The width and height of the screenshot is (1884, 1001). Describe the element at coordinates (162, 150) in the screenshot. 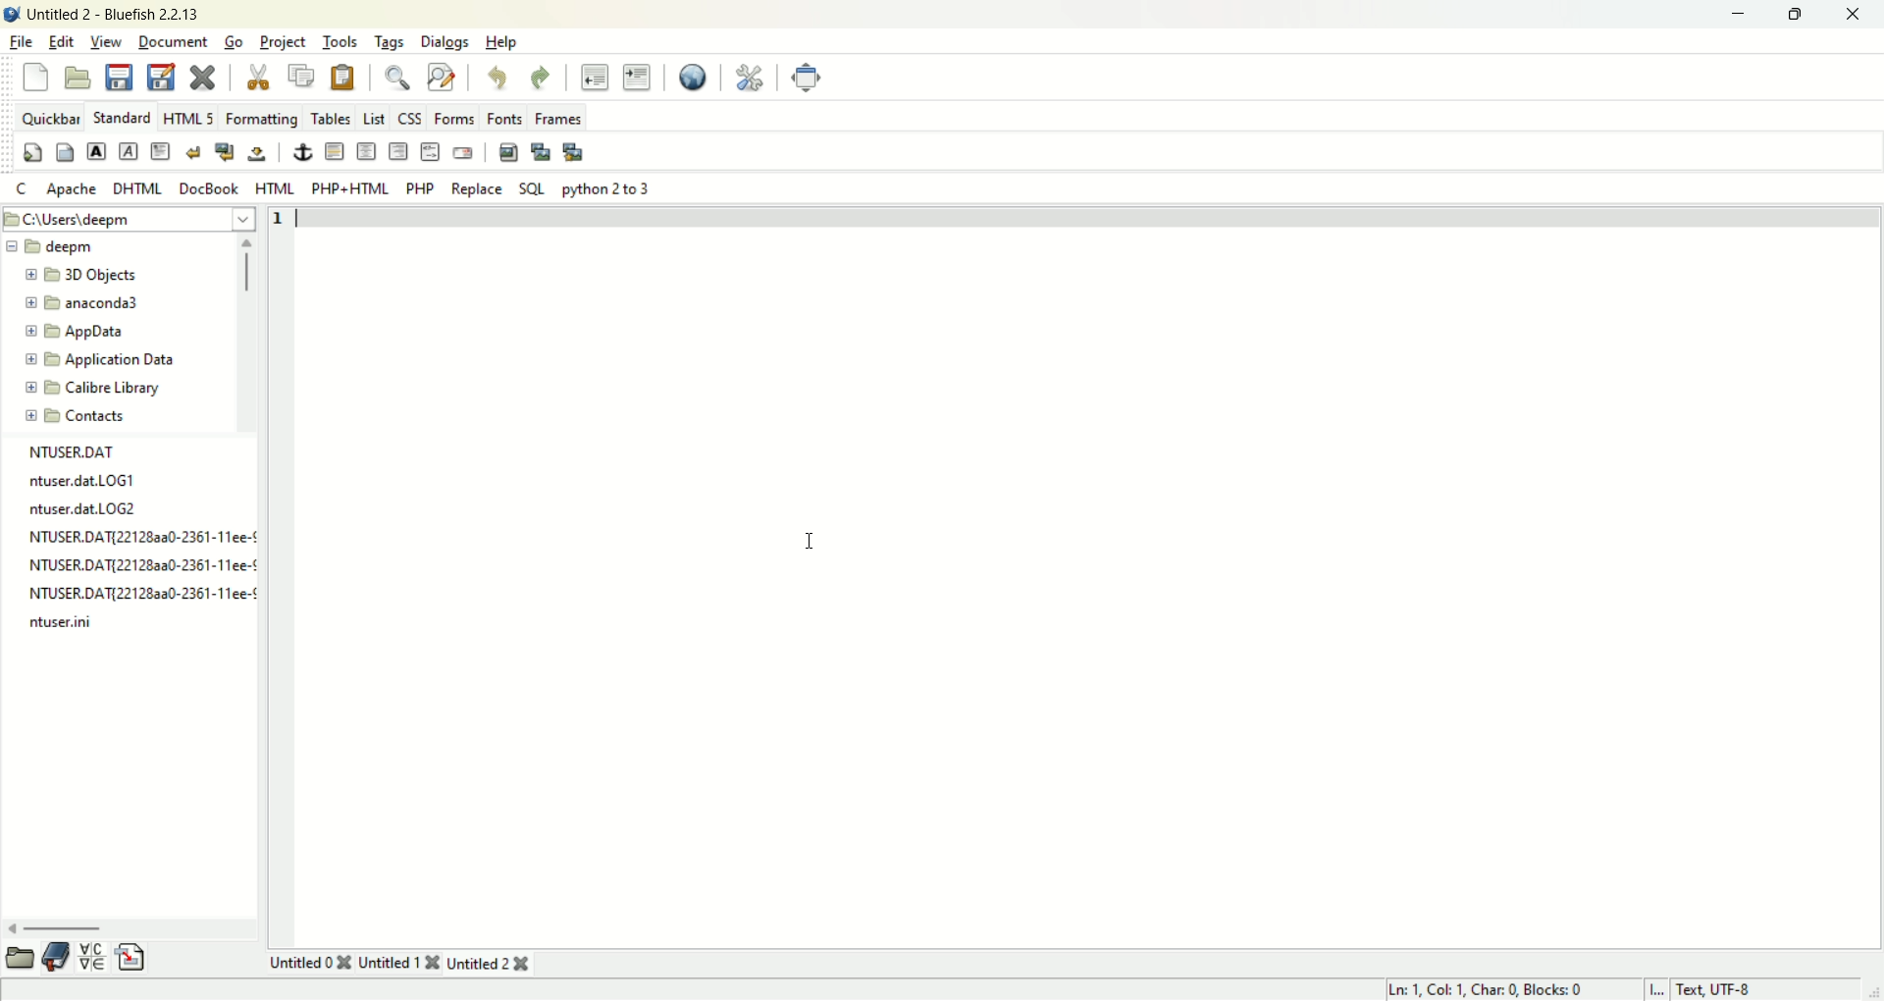

I see `paragraph` at that location.